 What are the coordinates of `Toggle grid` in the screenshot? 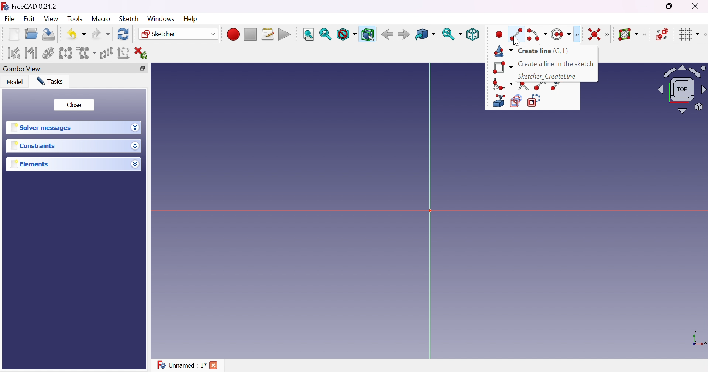 It's located at (688, 35).